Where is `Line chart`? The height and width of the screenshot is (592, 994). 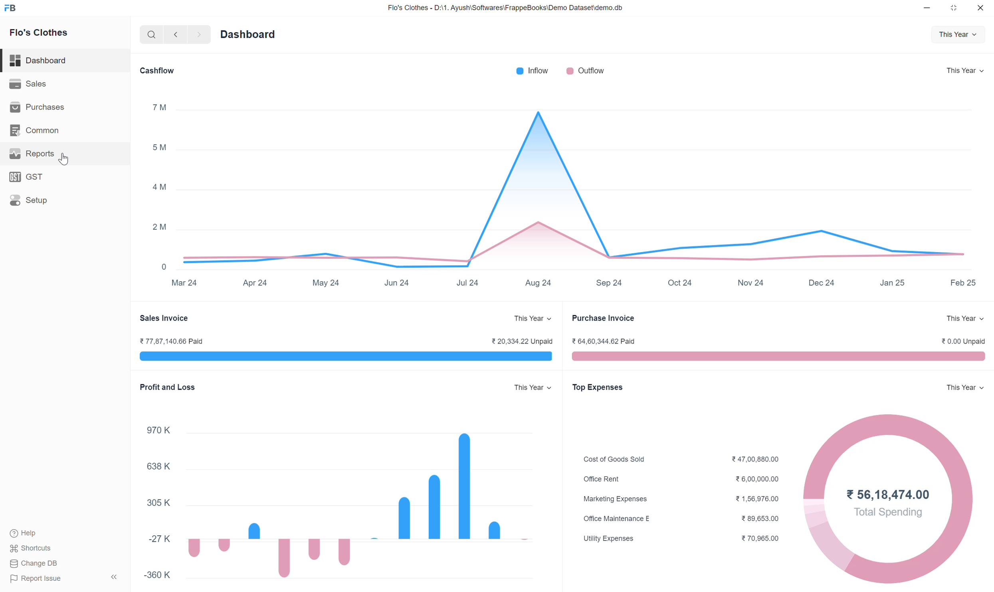
Line chart is located at coordinates (581, 187).